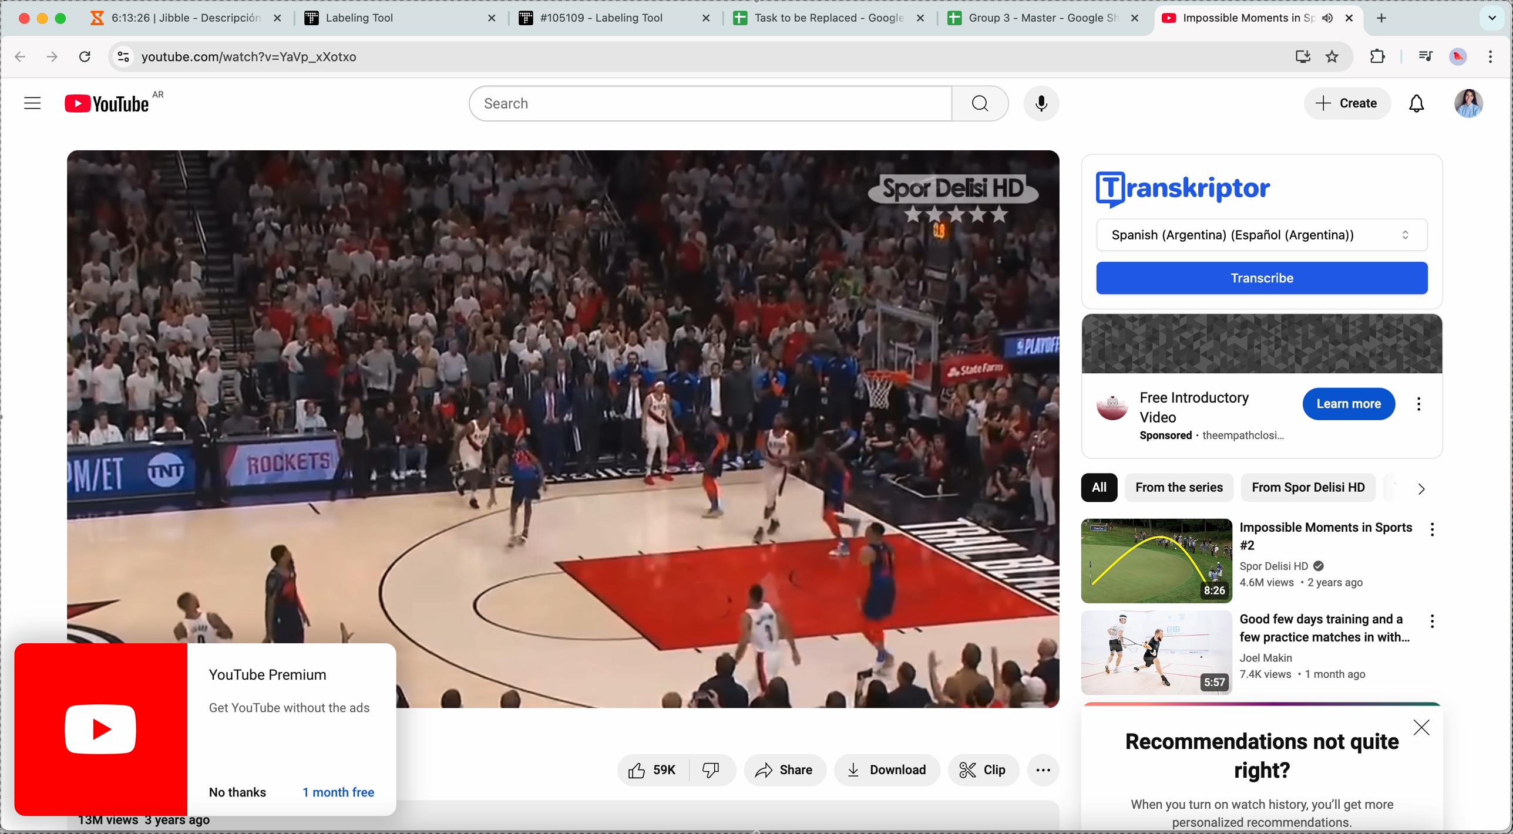  I want to click on more options, so click(1435, 528).